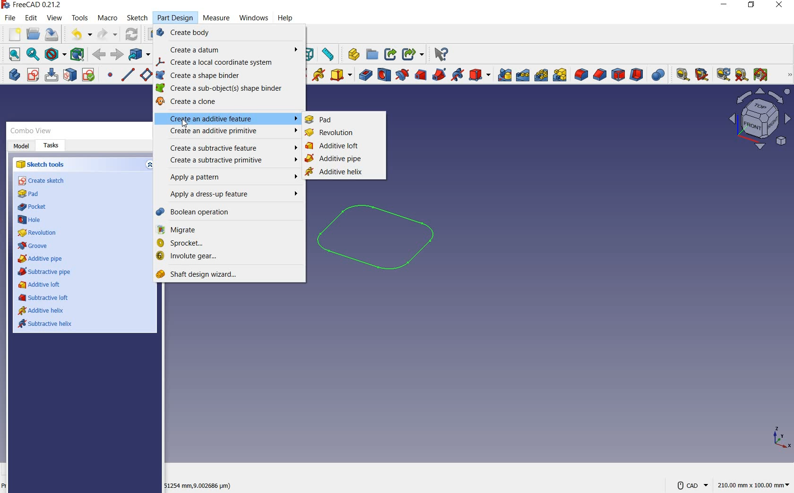 The width and height of the screenshot is (794, 493). I want to click on Share options, so click(414, 53).